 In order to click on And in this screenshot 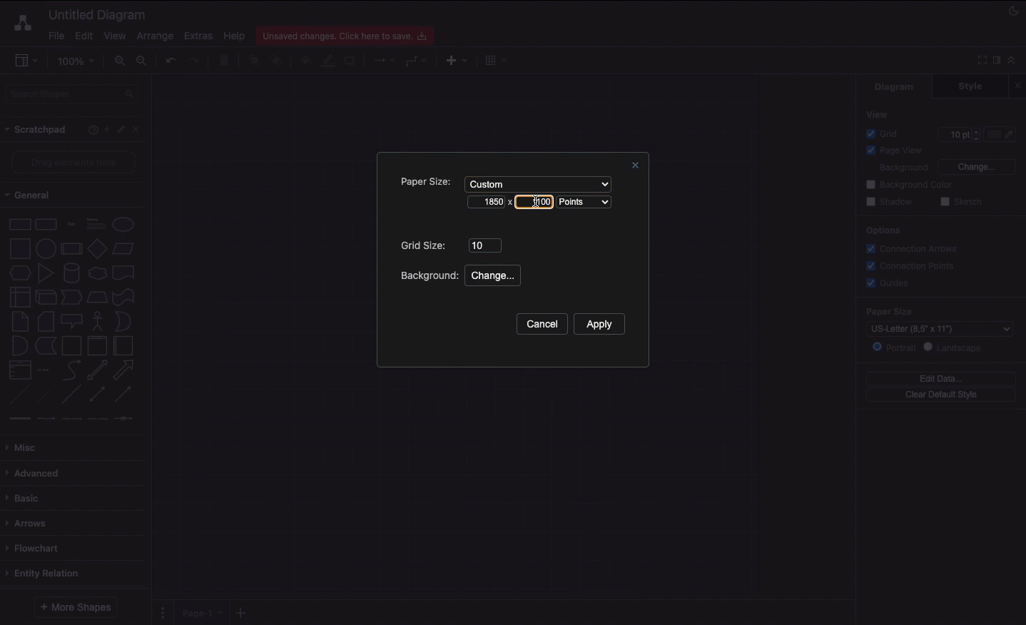, I will do `click(21, 347)`.